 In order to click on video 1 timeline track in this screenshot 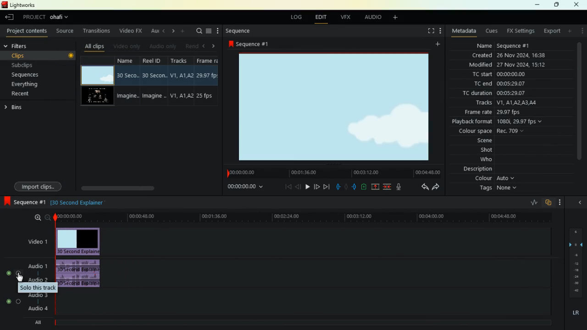, I will do `click(328, 242)`.